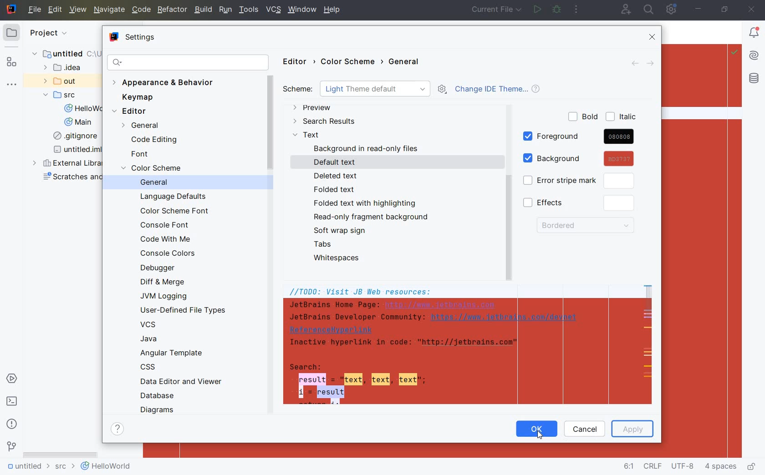 The image size is (765, 475). Describe the element at coordinates (82, 109) in the screenshot. I see `HelloWorld` at that location.